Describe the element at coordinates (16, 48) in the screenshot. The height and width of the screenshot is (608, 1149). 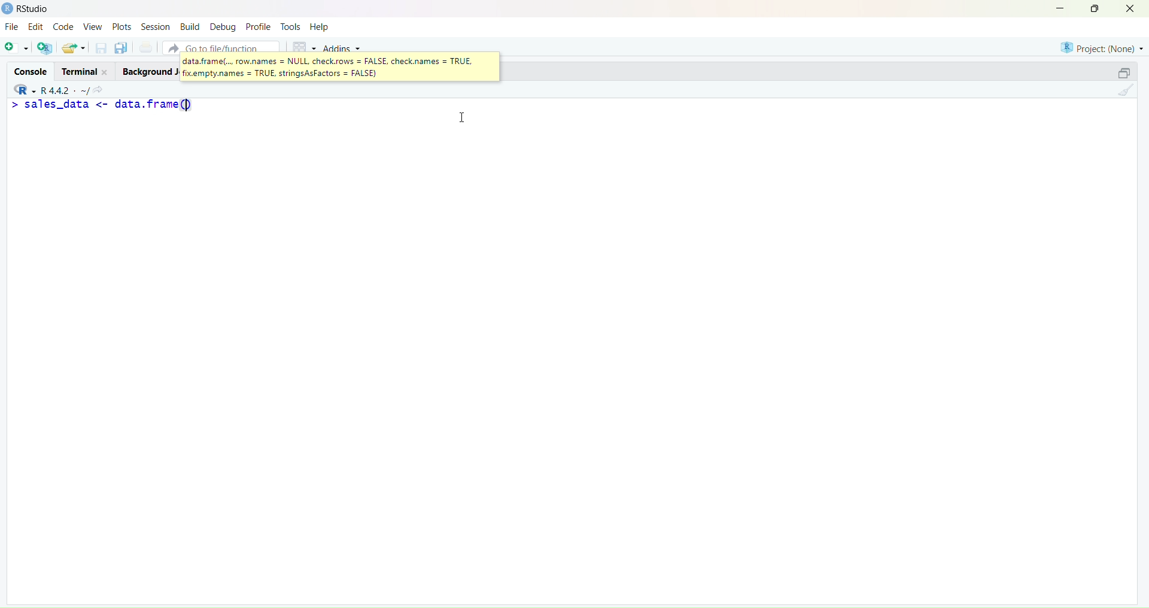
I see `add script` at that location.